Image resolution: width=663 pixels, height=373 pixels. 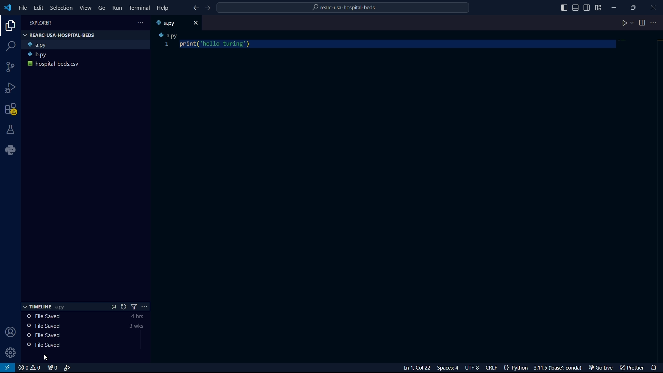 What do you see at coordinates (9, 27) in the screenshot?
I see `explorer` at bounding box center [9, 27].